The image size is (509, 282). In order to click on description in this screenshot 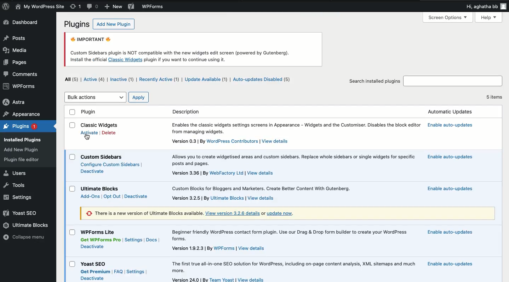, I will do `click(295, 234)`.